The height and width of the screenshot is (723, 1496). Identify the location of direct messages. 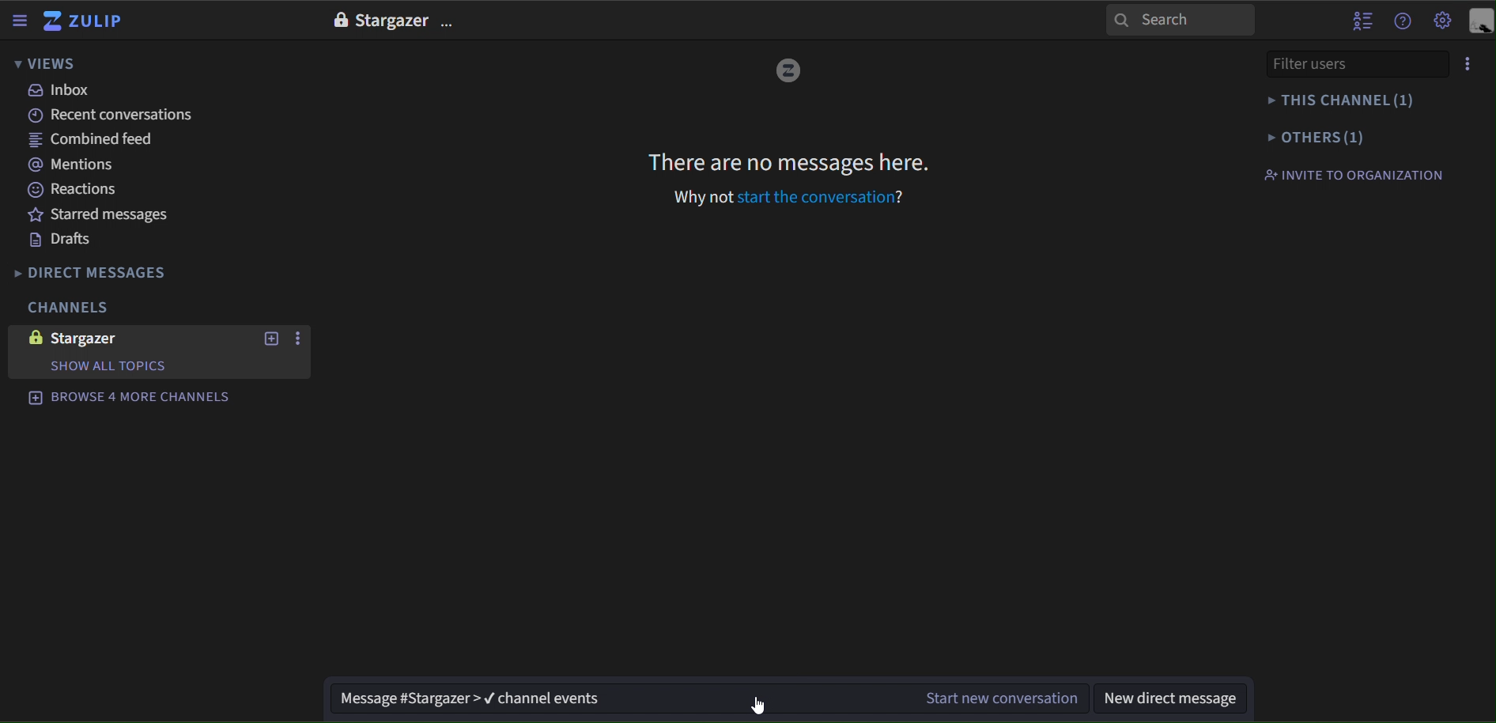
(104, 273).